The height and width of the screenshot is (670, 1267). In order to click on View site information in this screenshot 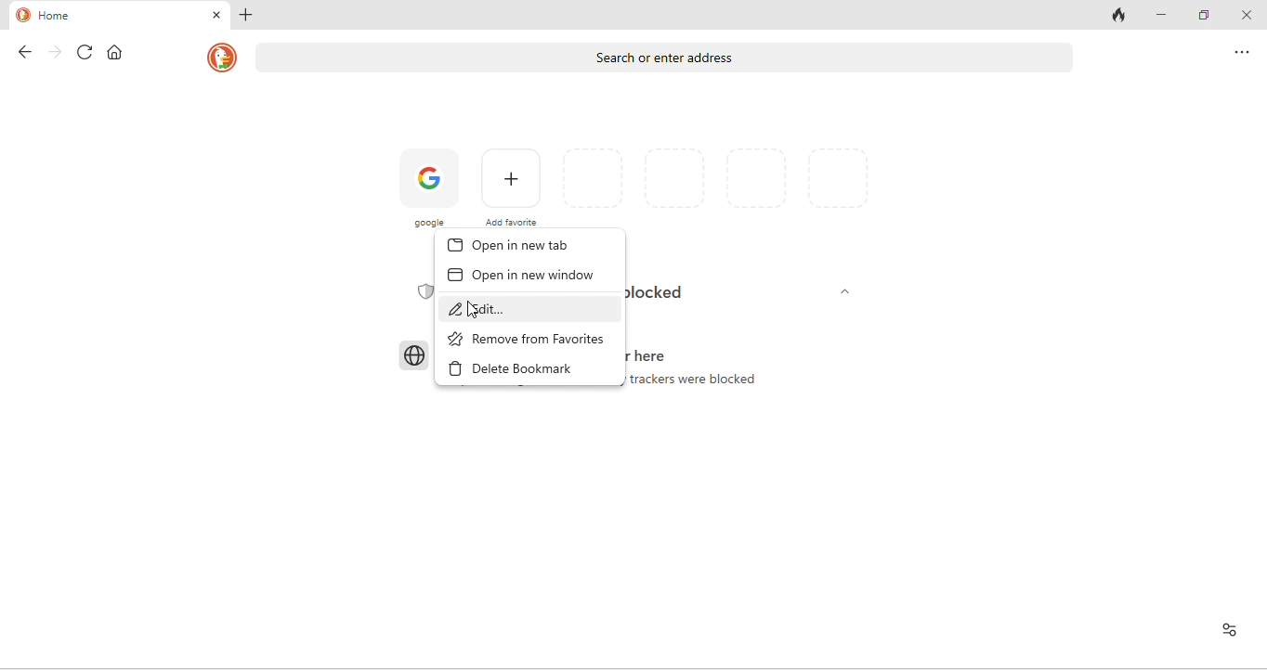, I will do `click(1231, 630)`.